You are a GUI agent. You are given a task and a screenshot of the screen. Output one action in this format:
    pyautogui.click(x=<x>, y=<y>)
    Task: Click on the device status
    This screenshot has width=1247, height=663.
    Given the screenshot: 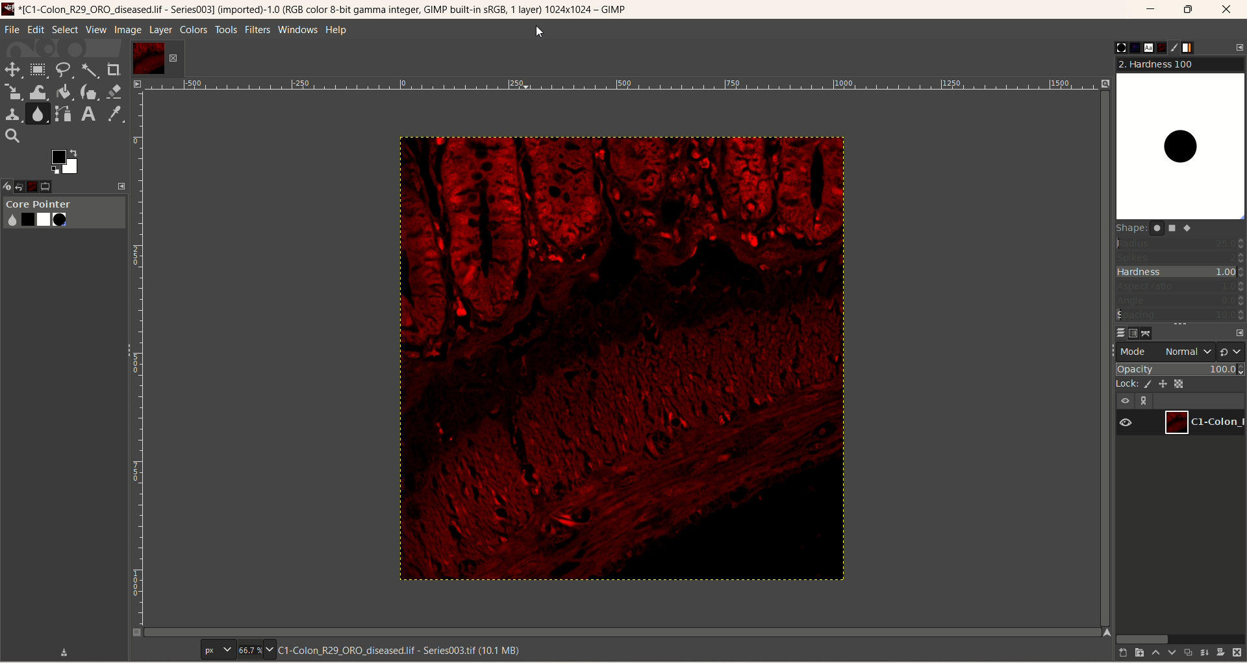 What is the action you would take?
    pyautogui.click(x=8, y=185)
    